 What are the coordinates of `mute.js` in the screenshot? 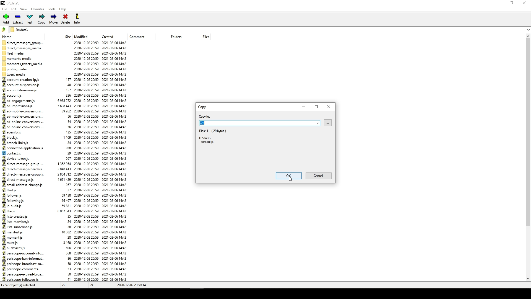 It's located at (10, 242).